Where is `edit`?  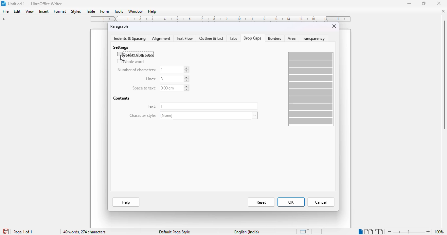 edit is located at coordinates (17, 11).